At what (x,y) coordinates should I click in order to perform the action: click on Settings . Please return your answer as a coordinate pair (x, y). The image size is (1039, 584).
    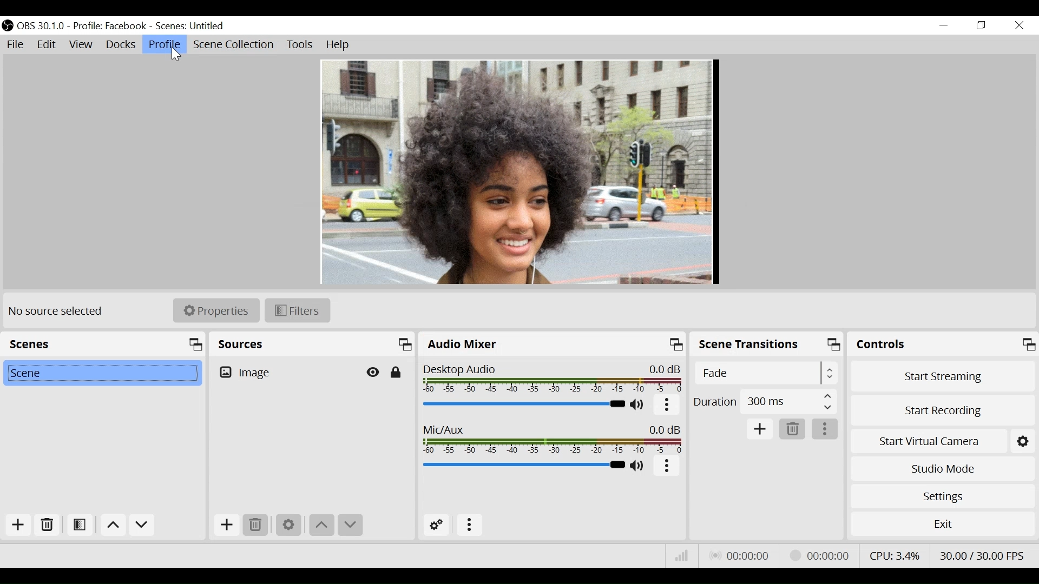
    Looking at the image, I should click on (942, 496).